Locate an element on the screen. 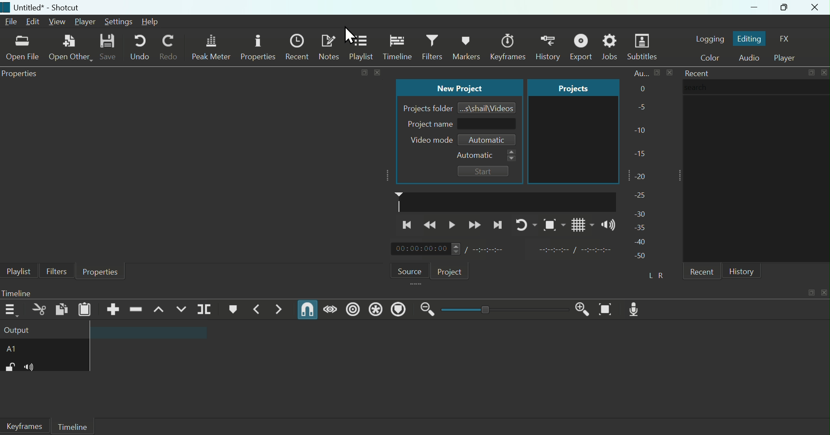 The image size is (830, 435). Create/Edit Marker is located at coordinates (234, 309).